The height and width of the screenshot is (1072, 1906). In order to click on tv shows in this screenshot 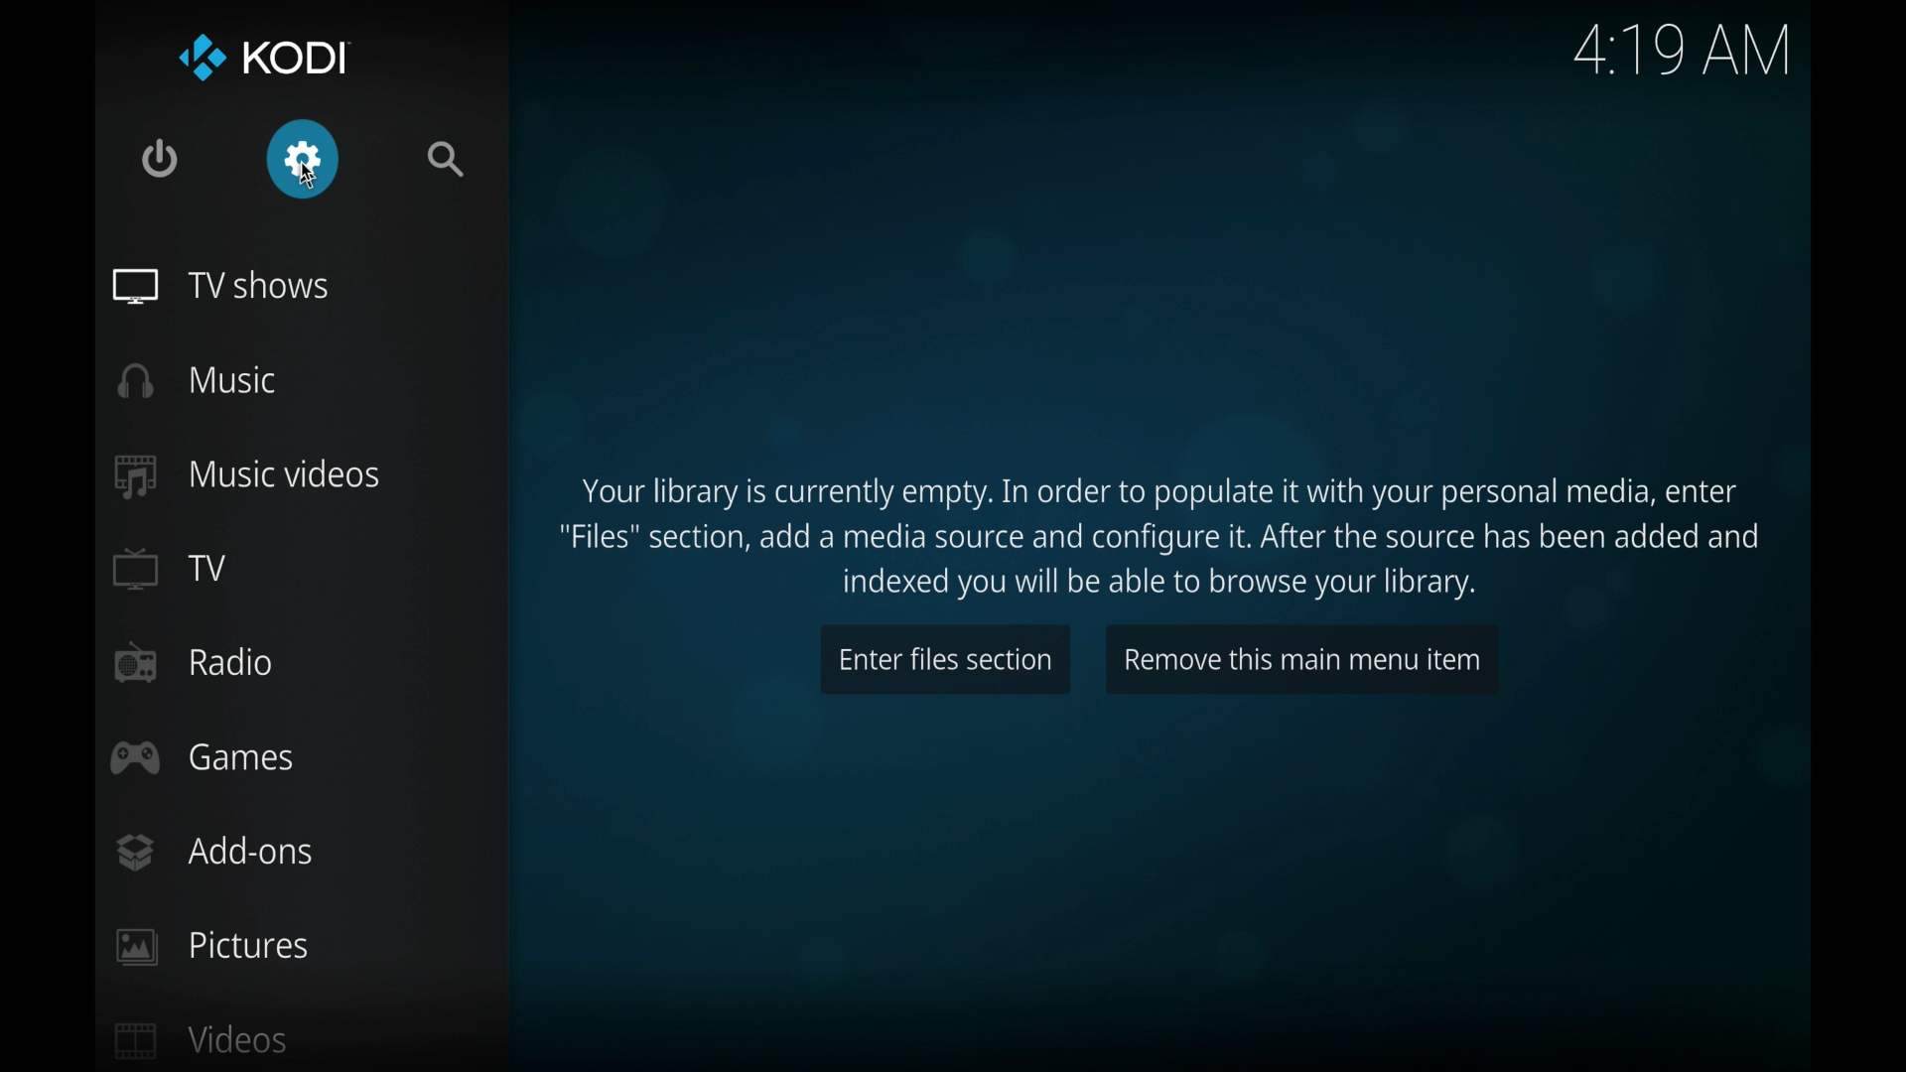, I will do `click(220, 285)`.